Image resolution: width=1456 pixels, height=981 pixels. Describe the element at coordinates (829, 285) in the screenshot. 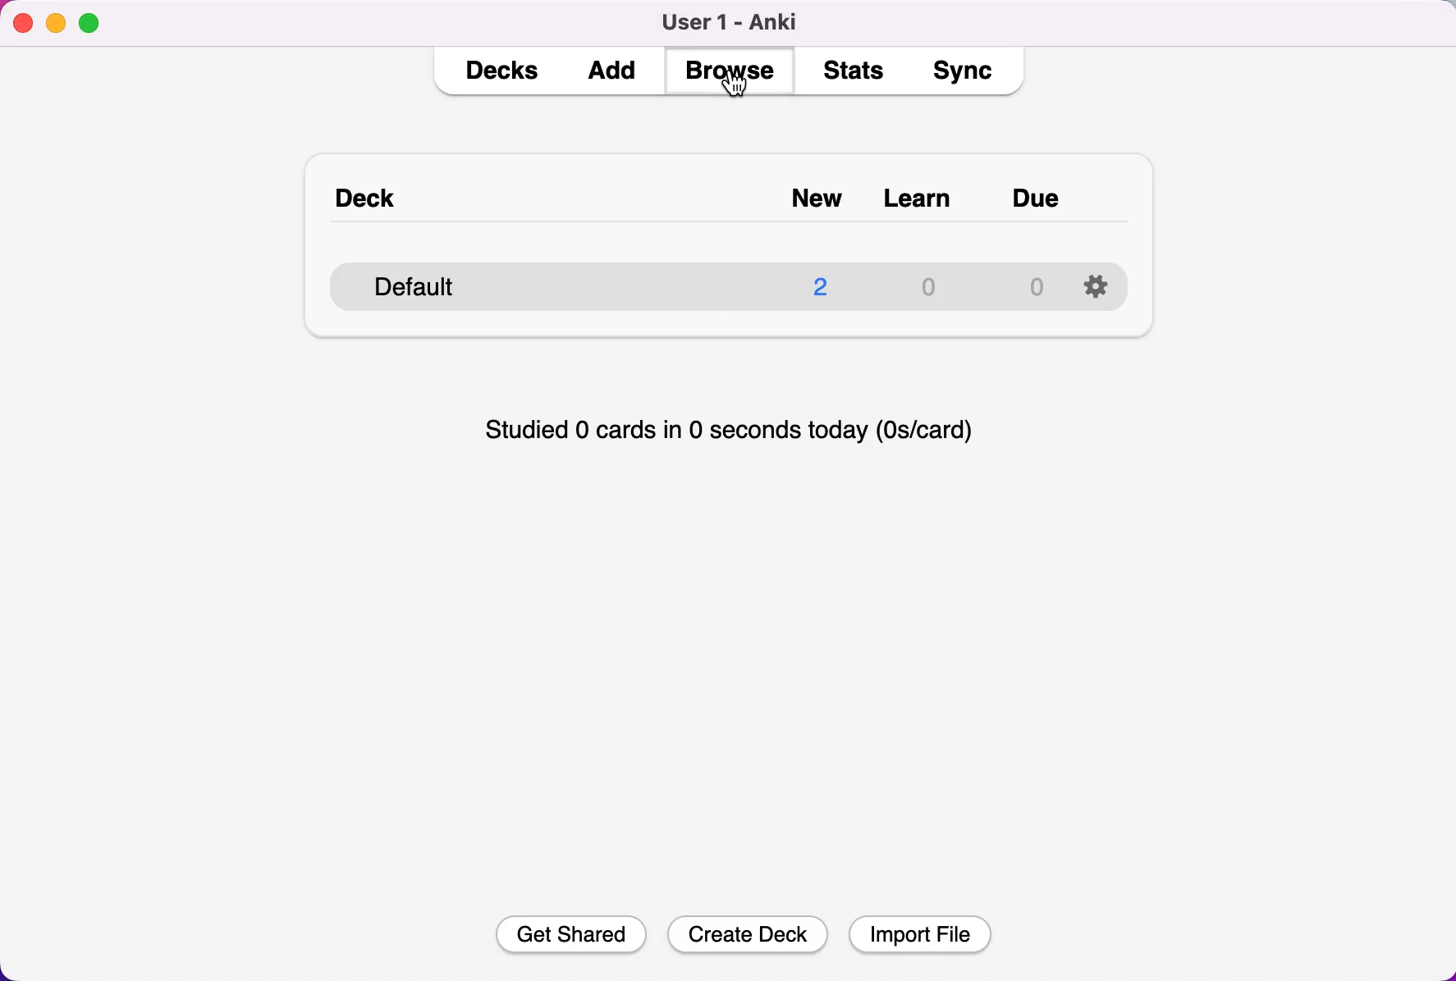

I see `new quantity` at that location.